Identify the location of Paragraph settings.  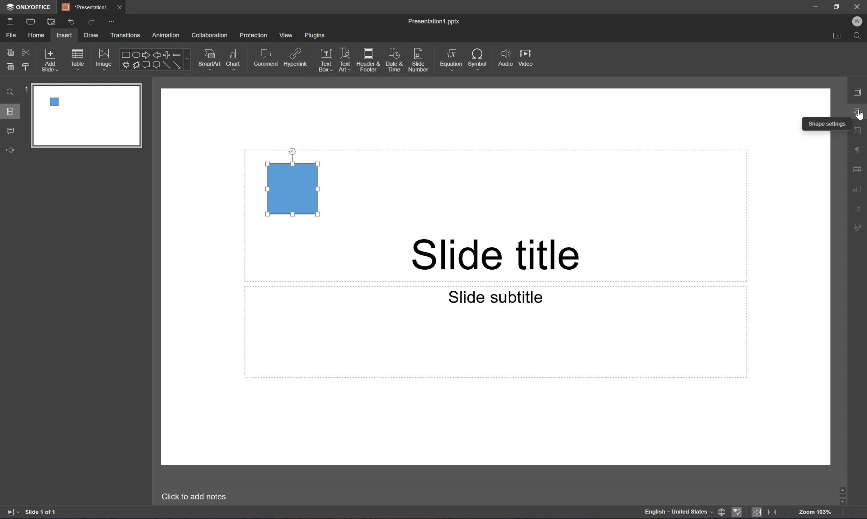
(859, 150).